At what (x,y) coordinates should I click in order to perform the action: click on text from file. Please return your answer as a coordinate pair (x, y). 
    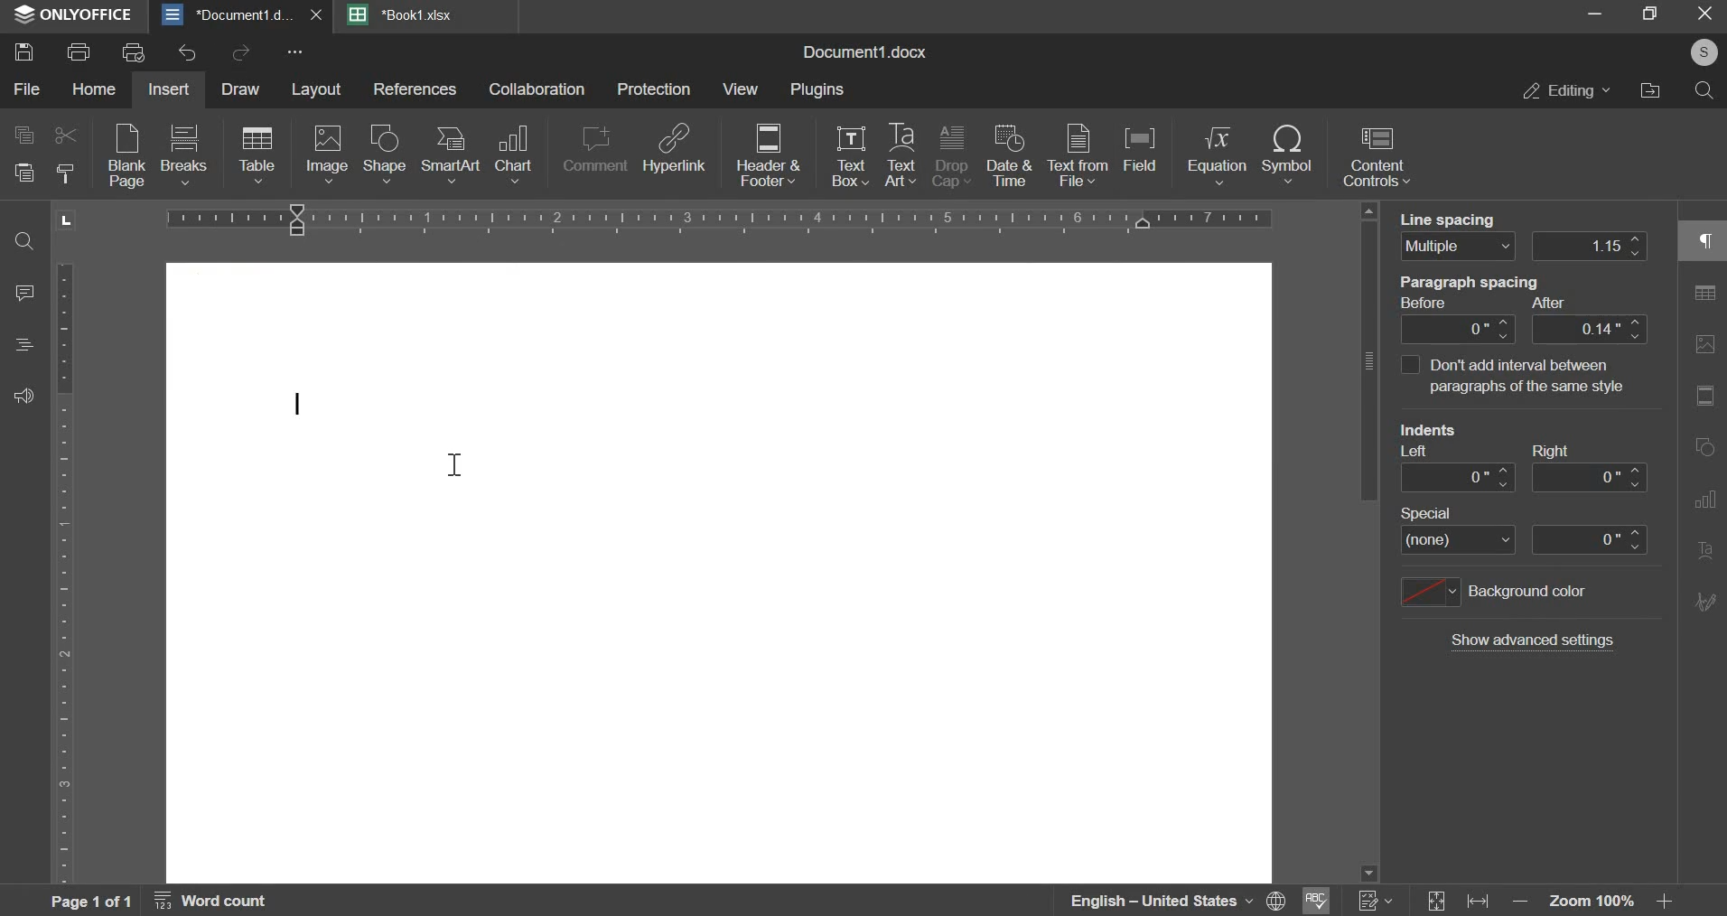
    Looking at the image, I should click on (1078, 155).